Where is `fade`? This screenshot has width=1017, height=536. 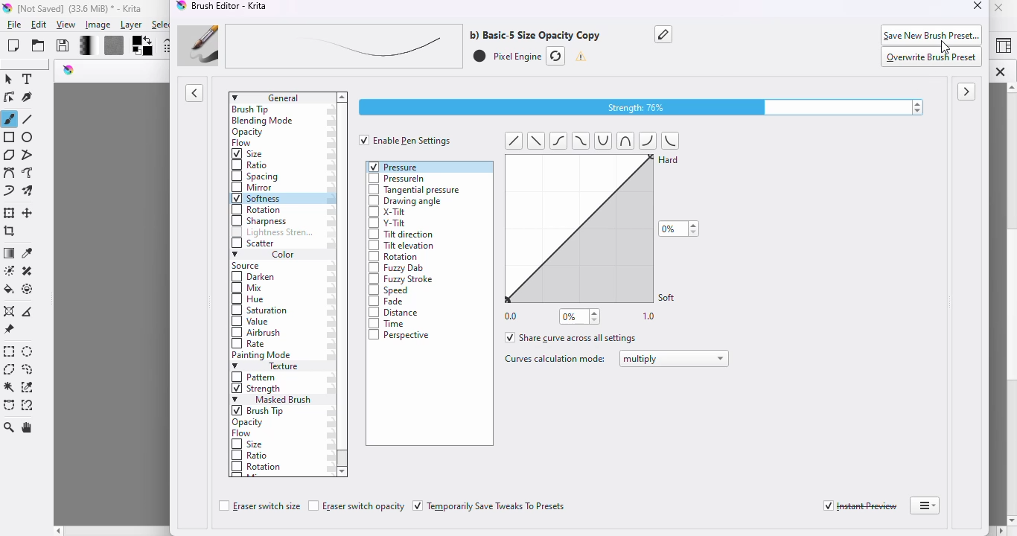
fade is located at coordinates (388, 302).